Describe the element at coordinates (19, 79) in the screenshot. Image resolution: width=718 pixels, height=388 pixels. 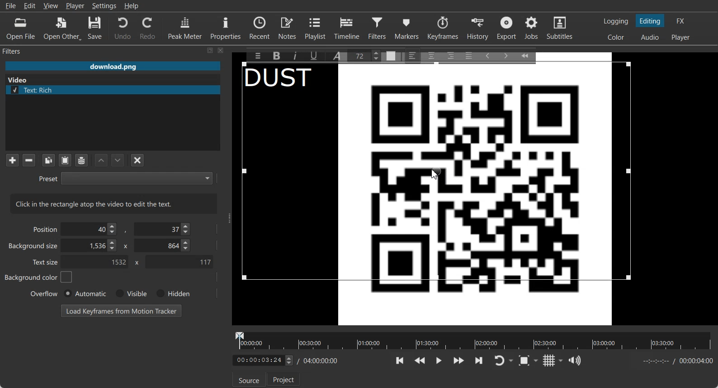
I see `Video` at that location.